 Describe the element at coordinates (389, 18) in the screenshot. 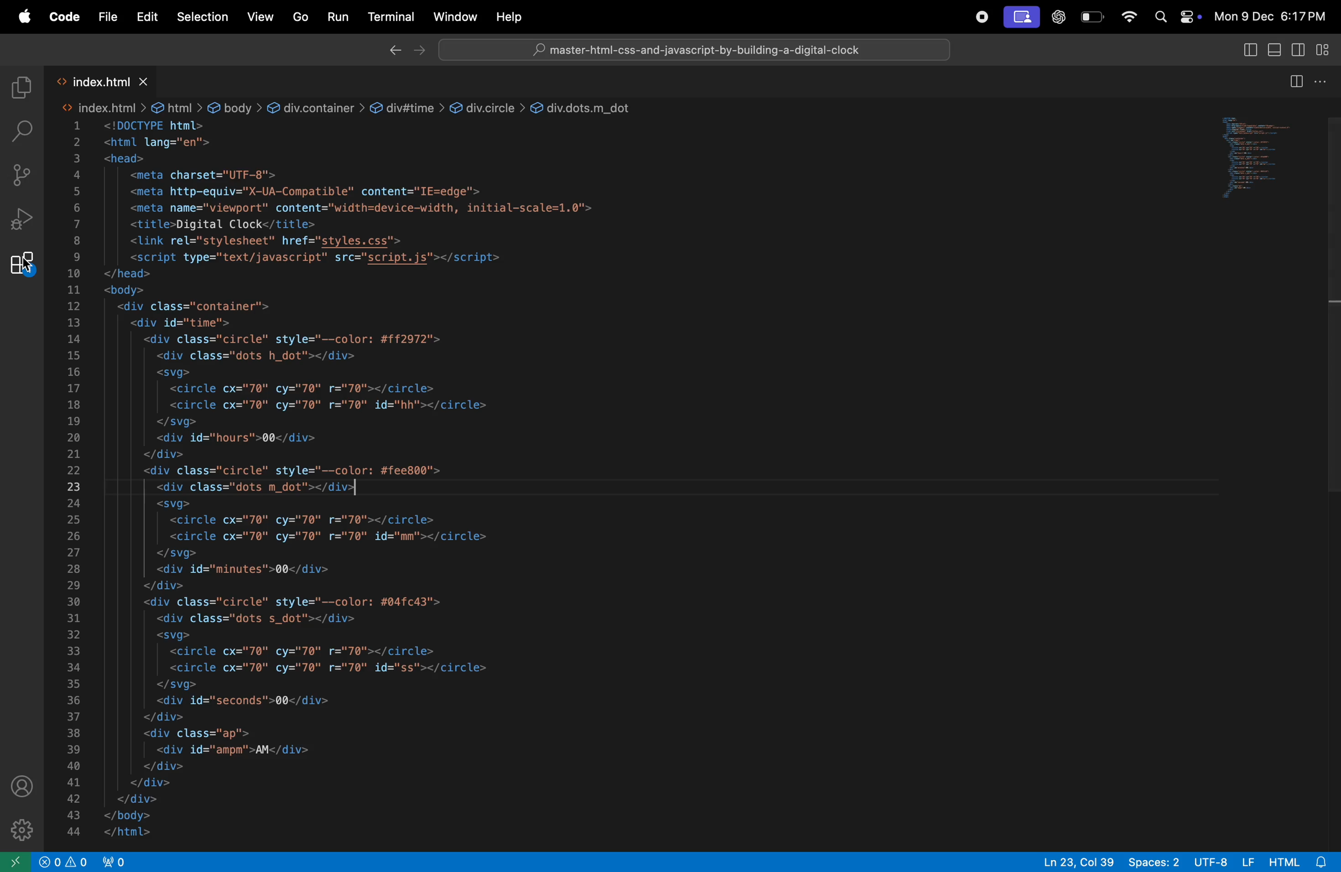

I see `Terminal` at that location.